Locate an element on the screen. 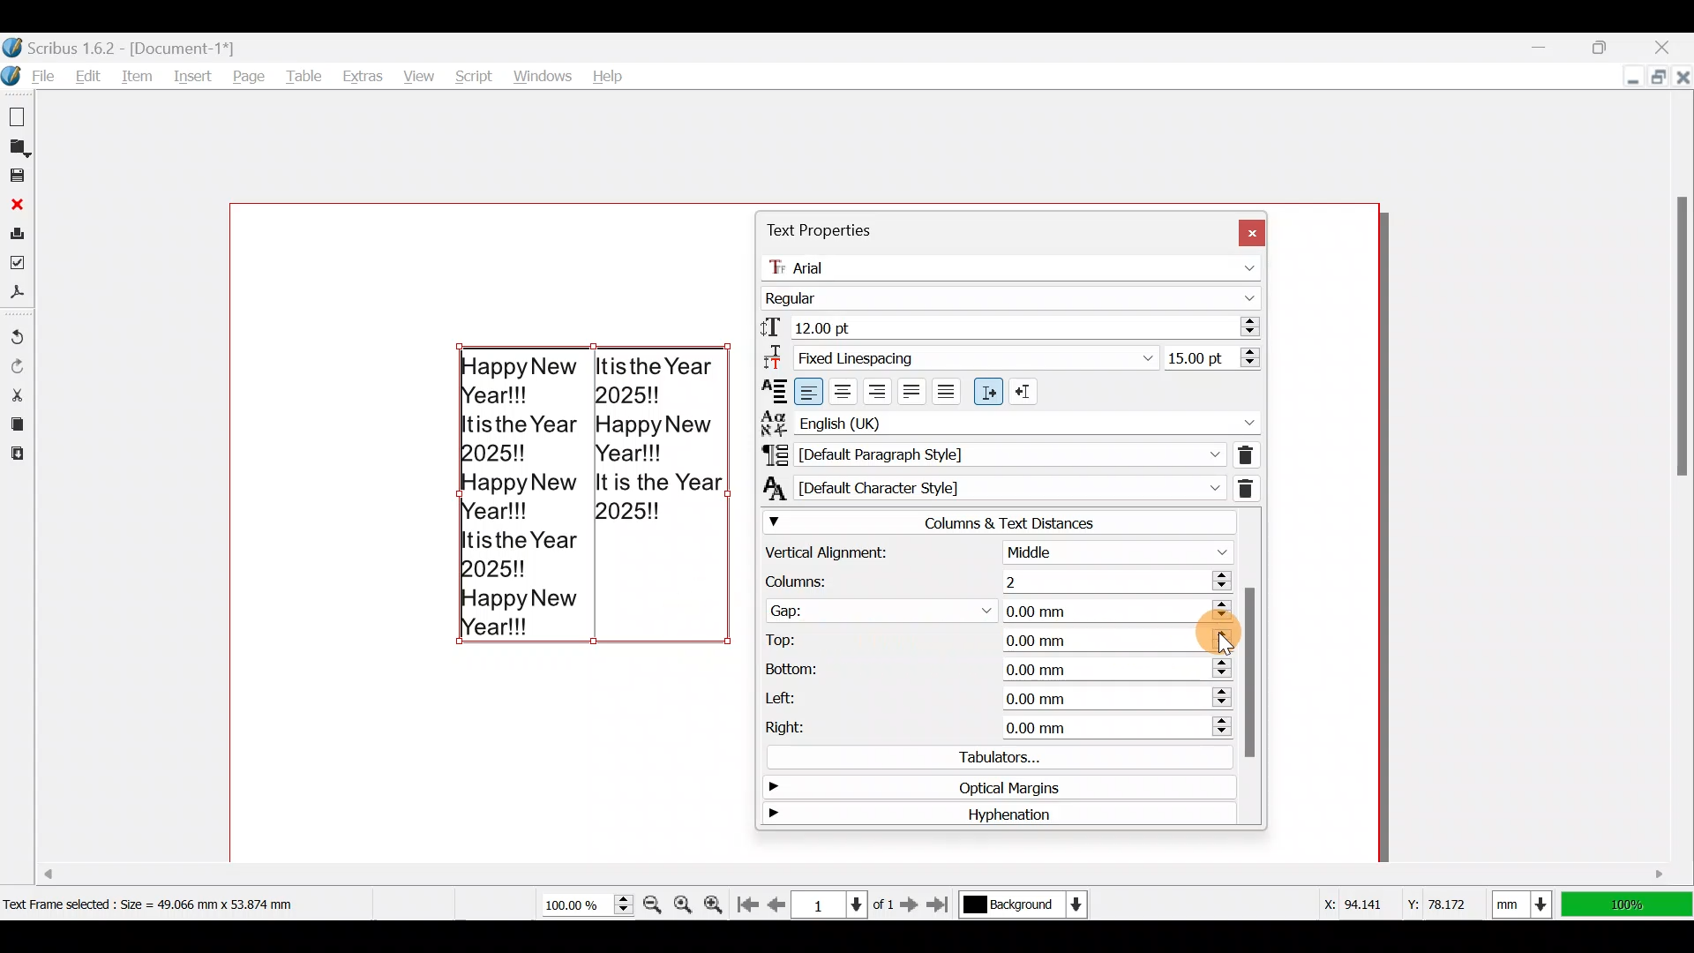  Align text justified is located at coordinates (915, 389).